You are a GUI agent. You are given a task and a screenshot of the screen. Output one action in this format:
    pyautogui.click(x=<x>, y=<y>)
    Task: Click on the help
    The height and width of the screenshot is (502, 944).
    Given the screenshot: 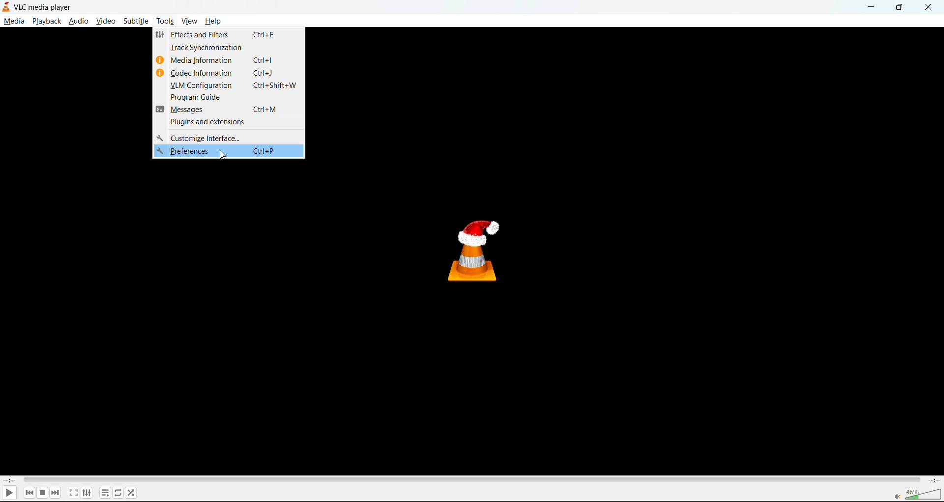 What is the action you would take?
    pyautogui.click(x=212, y=22)
    